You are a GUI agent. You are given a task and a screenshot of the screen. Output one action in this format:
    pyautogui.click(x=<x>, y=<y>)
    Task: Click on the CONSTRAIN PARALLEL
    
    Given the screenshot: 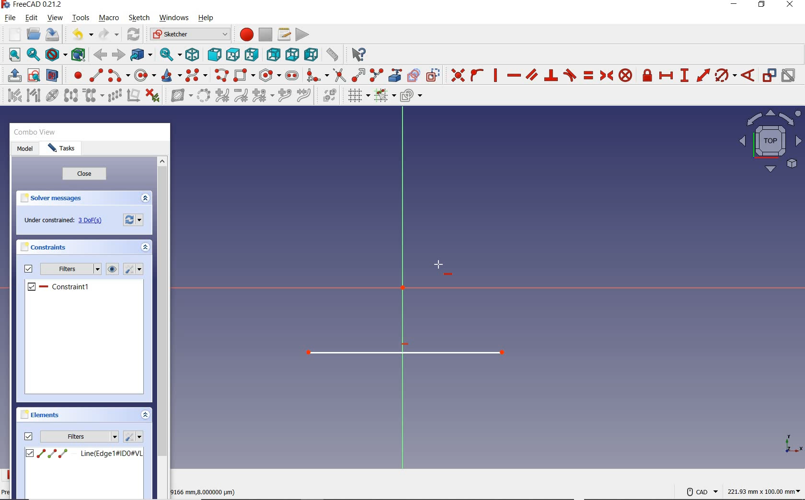 What is the action you would take?
    pyautogui.click(x=532, y=74)
    